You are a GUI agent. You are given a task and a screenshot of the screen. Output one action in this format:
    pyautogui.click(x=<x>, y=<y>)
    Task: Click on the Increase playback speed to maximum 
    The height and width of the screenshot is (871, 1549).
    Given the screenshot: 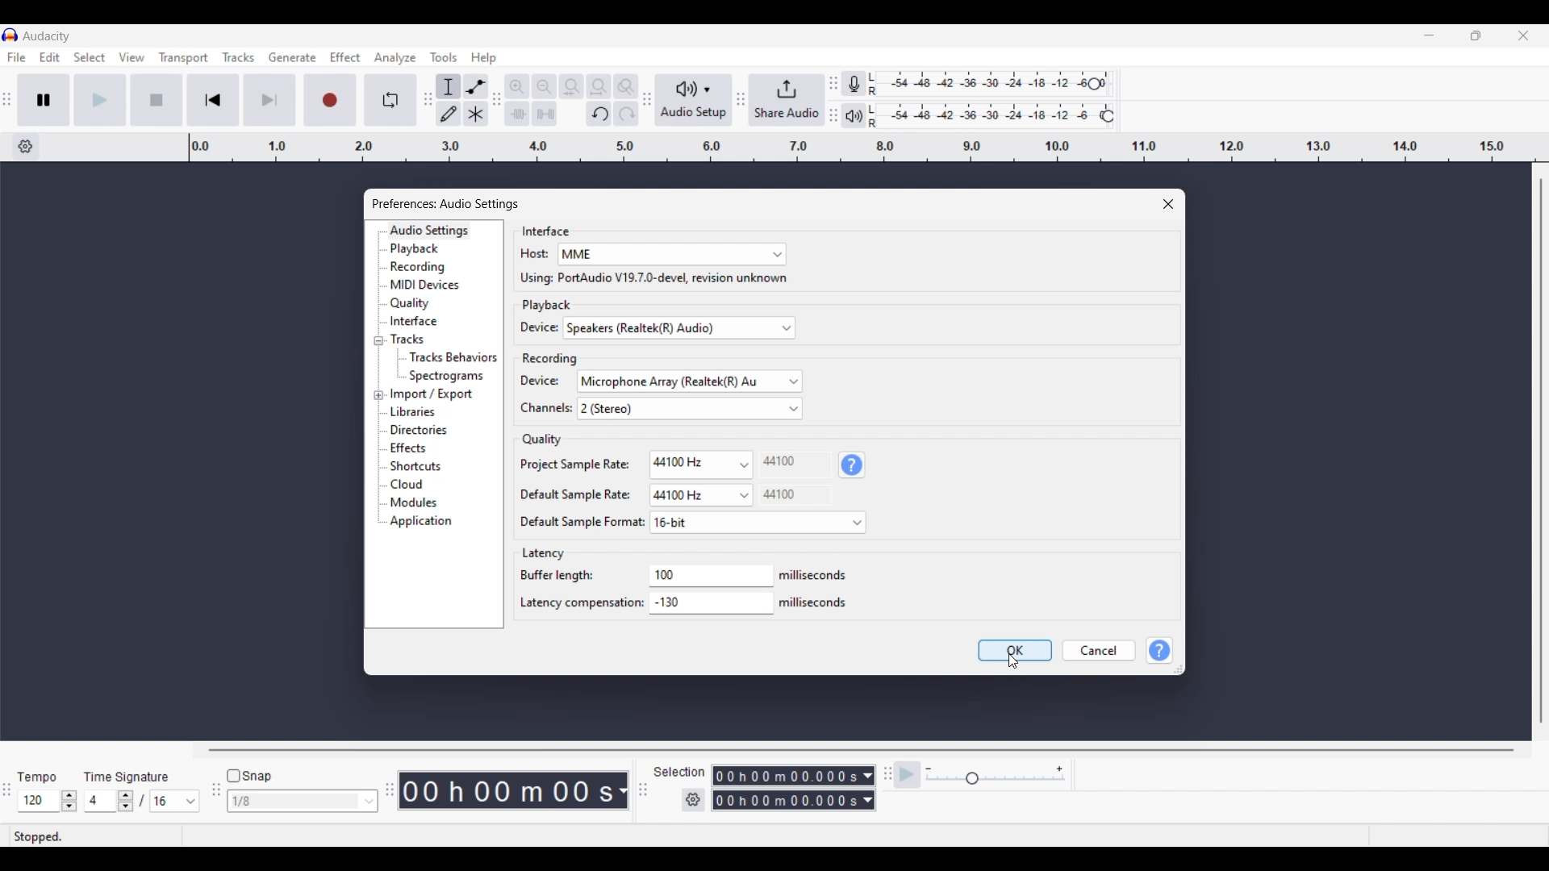 What is the action you would take?
    pyautogui.click(x=1060, y=769)
    